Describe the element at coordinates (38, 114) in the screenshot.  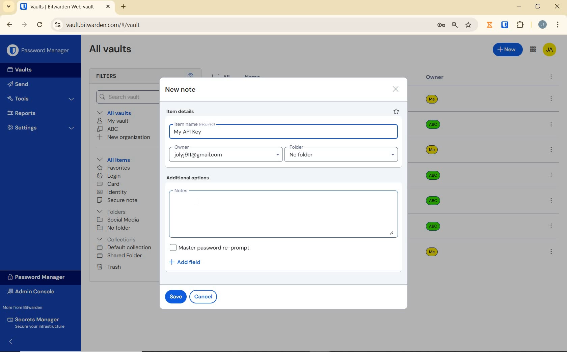
I see `Reports` at that location.